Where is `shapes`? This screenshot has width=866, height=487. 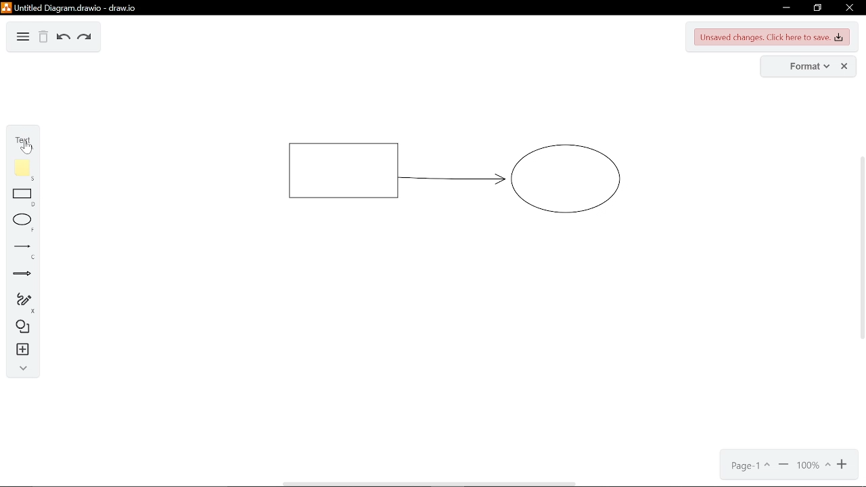 shapes is located at coordinates (23, 327).